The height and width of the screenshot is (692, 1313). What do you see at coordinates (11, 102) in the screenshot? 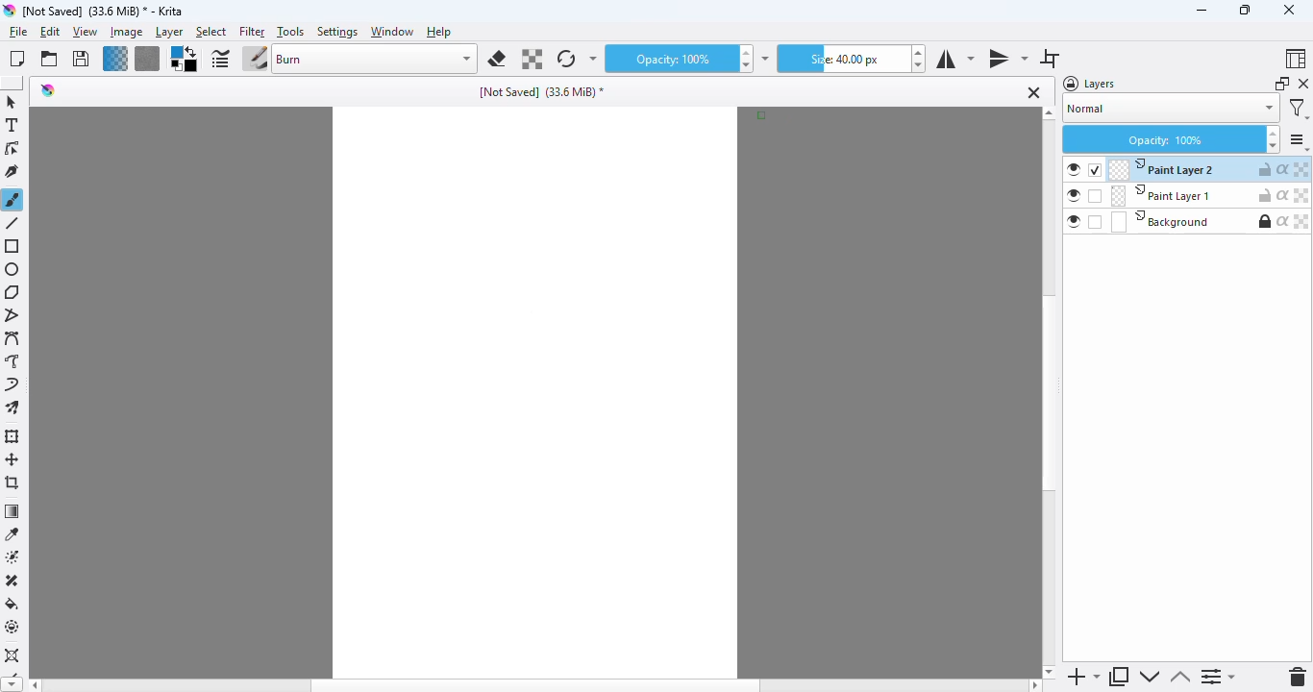
I see `select shapes tool` at bounding box center [11, 102].